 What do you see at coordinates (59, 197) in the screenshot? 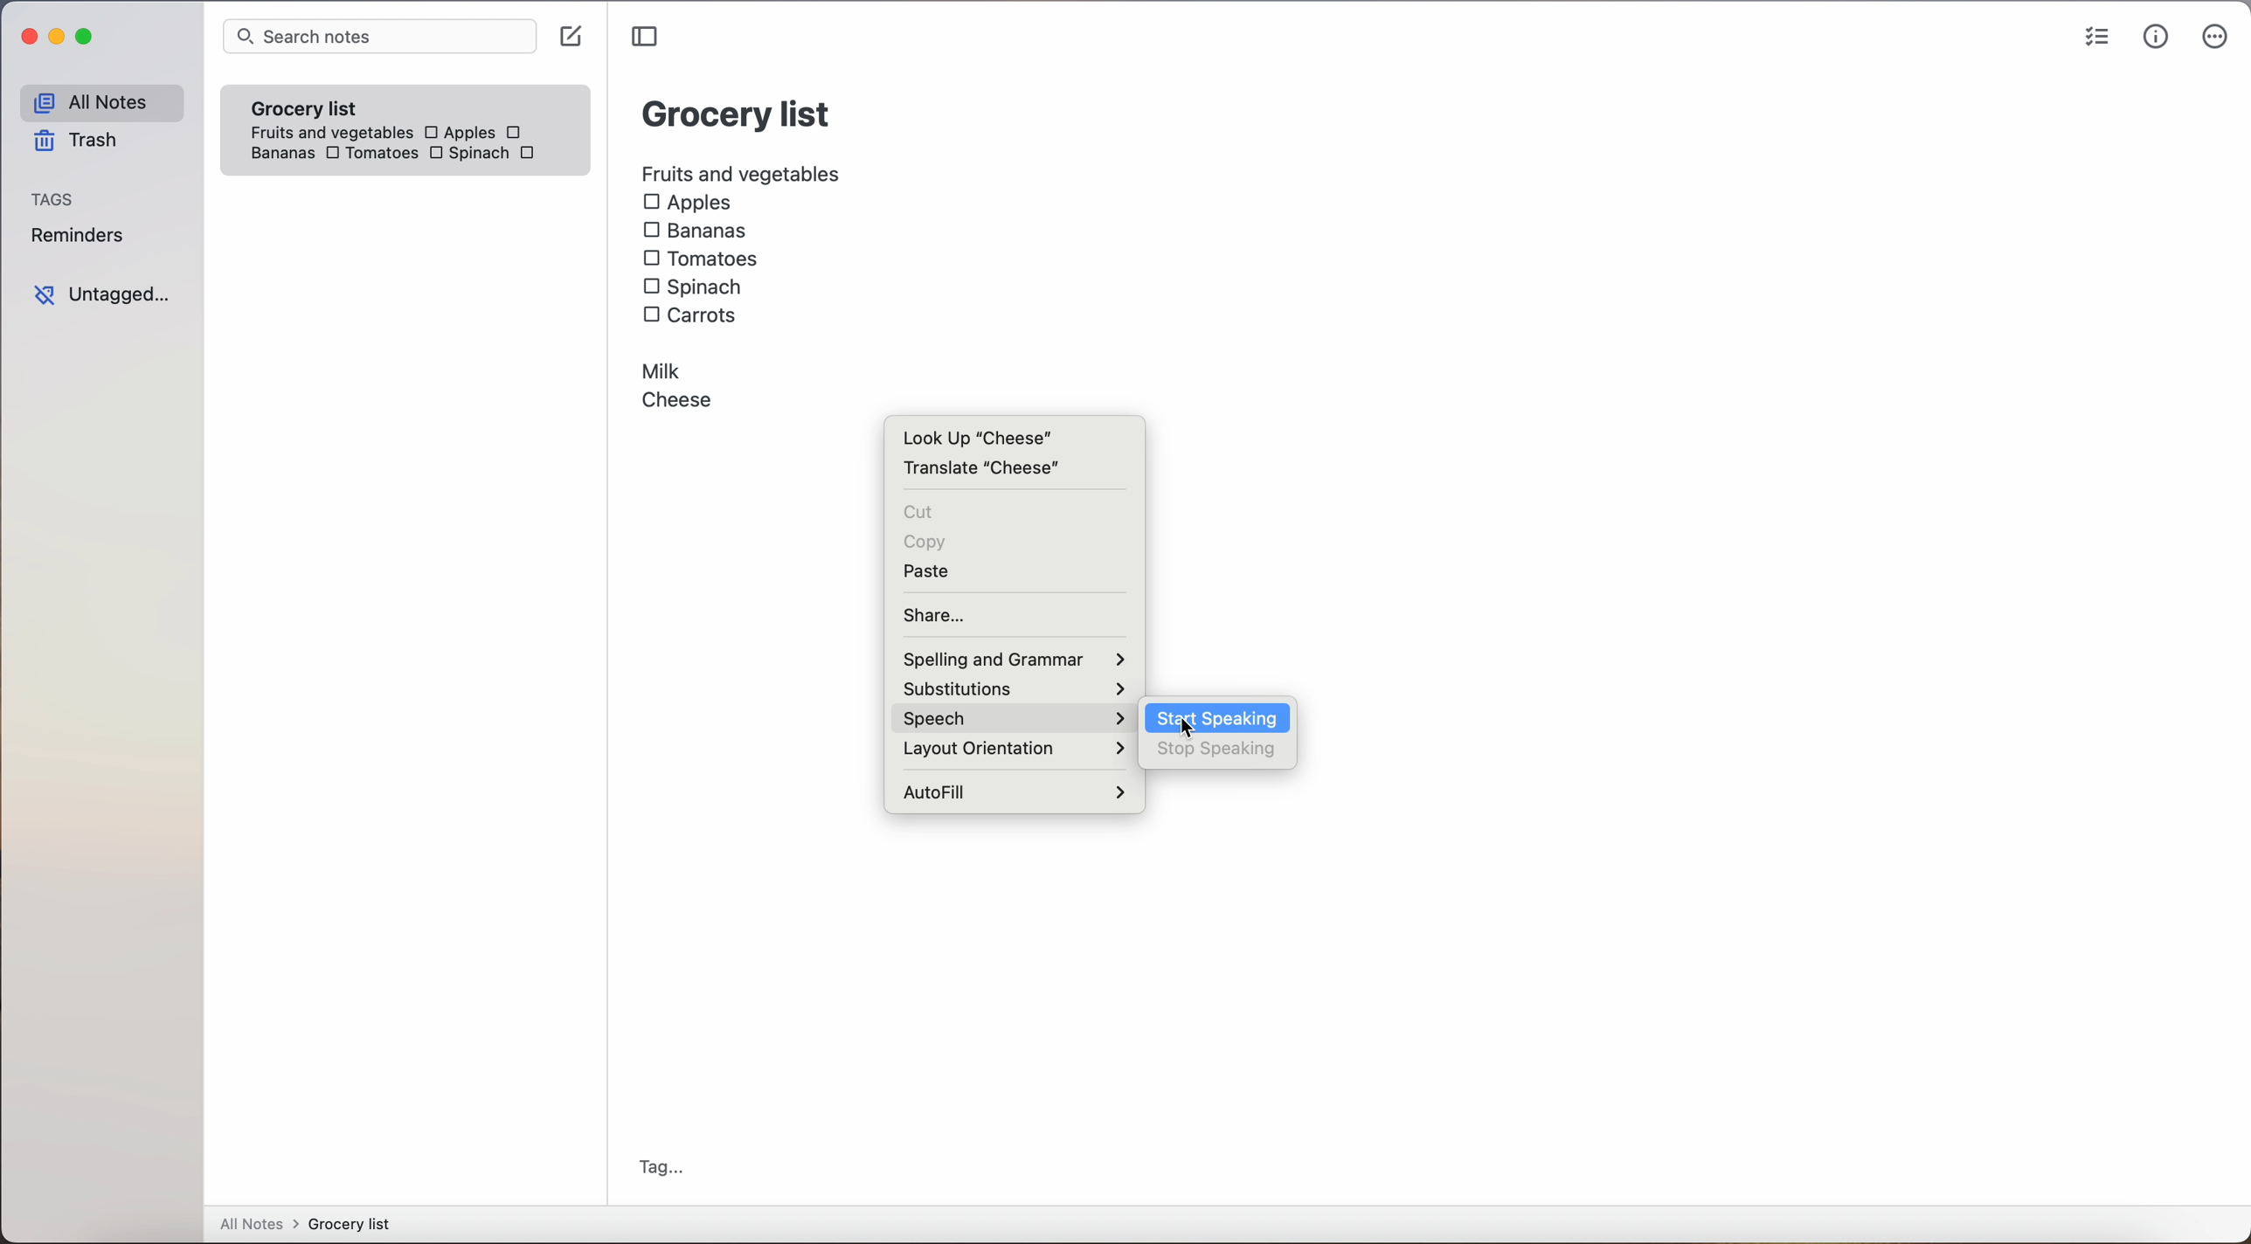
I see `tags` at bounding box center [59, 197].